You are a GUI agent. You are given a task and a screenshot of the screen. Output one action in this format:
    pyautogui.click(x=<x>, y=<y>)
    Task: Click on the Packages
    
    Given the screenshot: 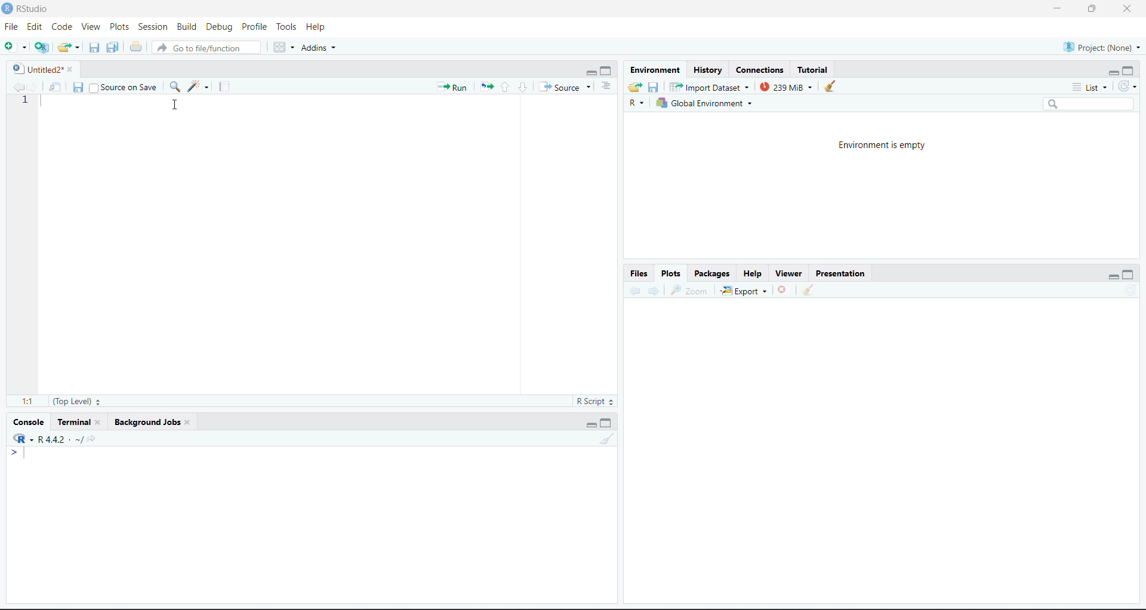 What is the action you would take?
    pyautogui.click(x=713, y=273)
    